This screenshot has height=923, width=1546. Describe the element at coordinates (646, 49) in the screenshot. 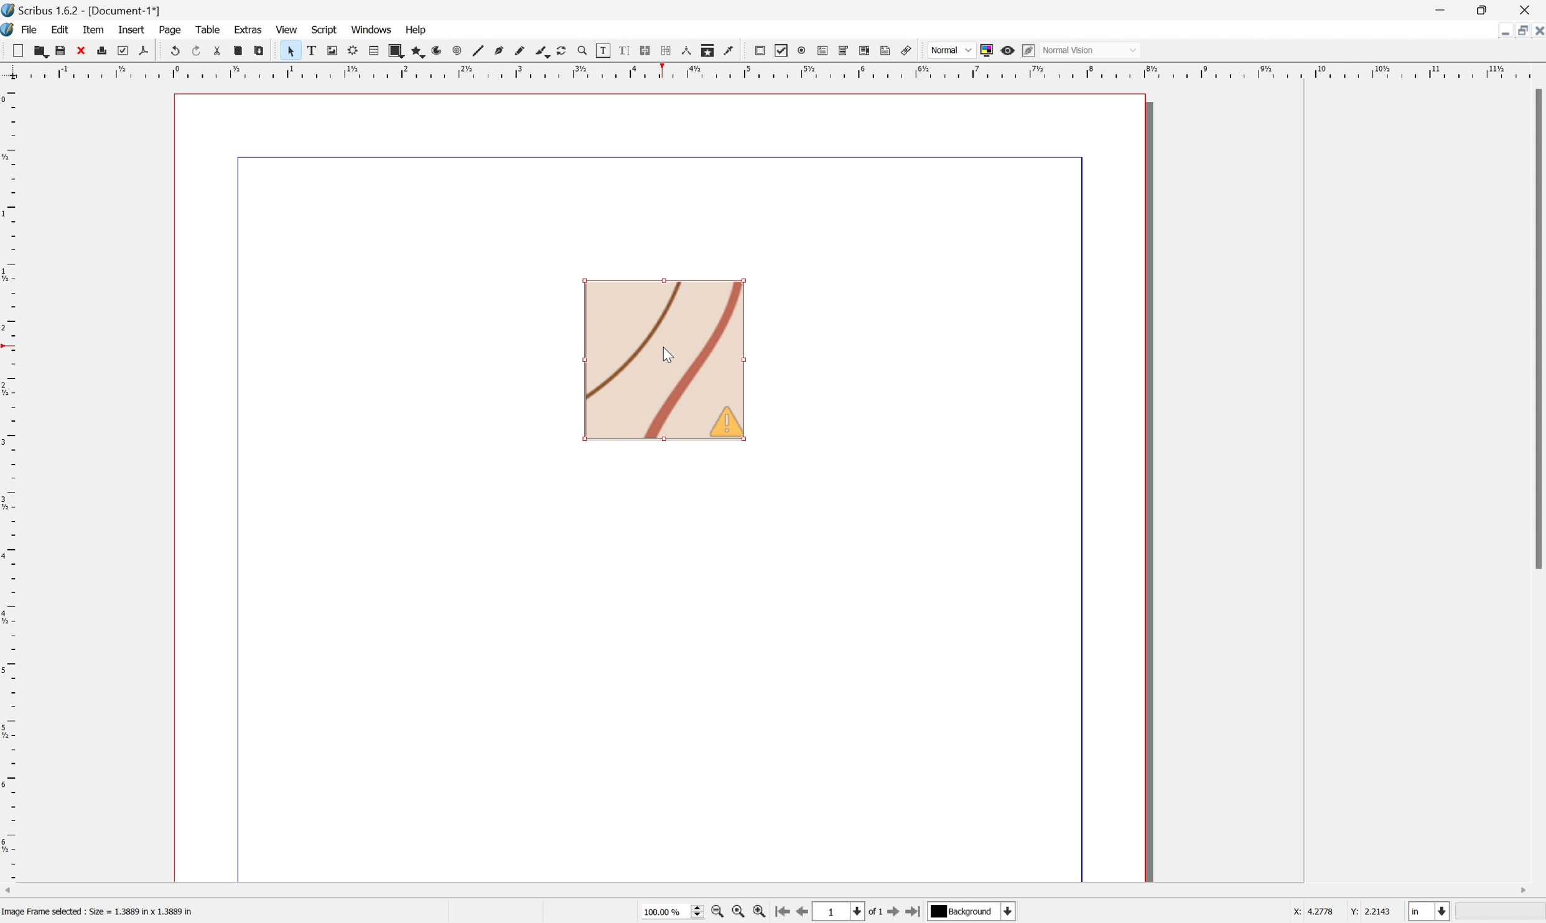

I see `Line text frames` at that location.